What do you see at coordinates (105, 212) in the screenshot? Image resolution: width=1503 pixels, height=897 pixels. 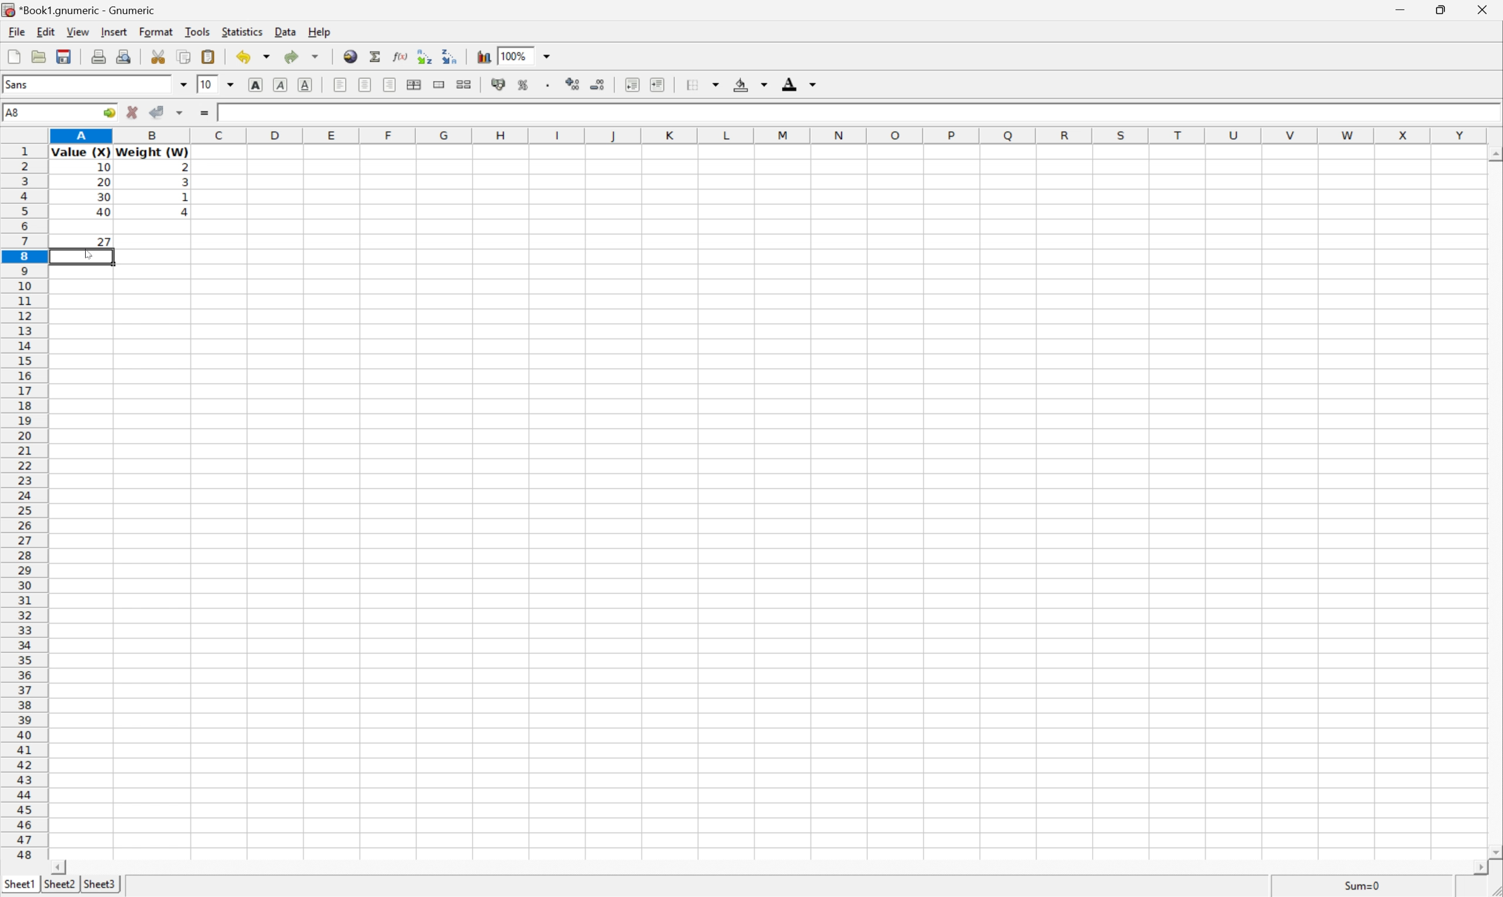 I see `40` at bounding box center [105, 212].